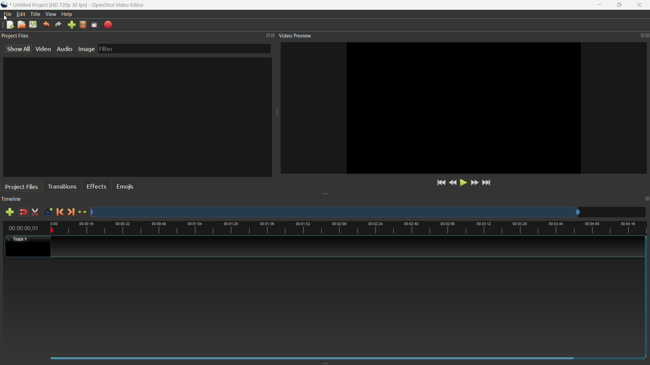 The image size is (650, 365). What do you see at coordinates (266, 35) in the screenshot?
I see `change layout` at bounding box center [266, 35].